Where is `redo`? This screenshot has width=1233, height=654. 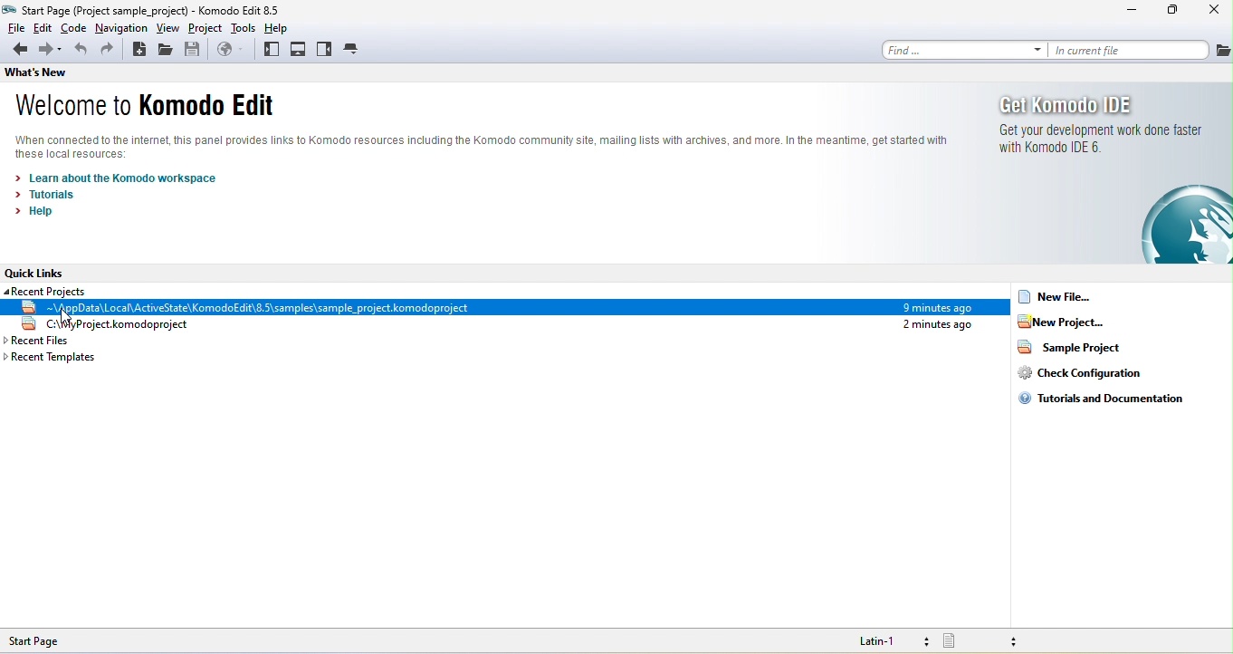 redo is located at coordinates (108, 51).